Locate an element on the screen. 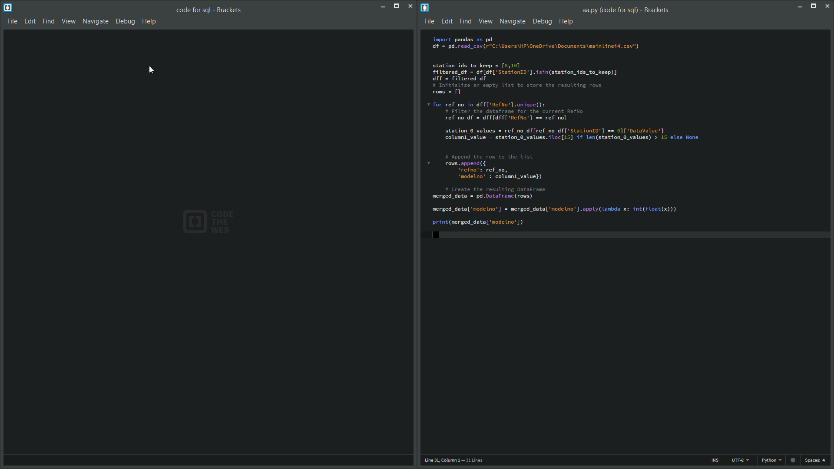 Image resolution: width=834 pixels, height=469 pixels. another bracket window for comparison is located at coordinates (626, 241).